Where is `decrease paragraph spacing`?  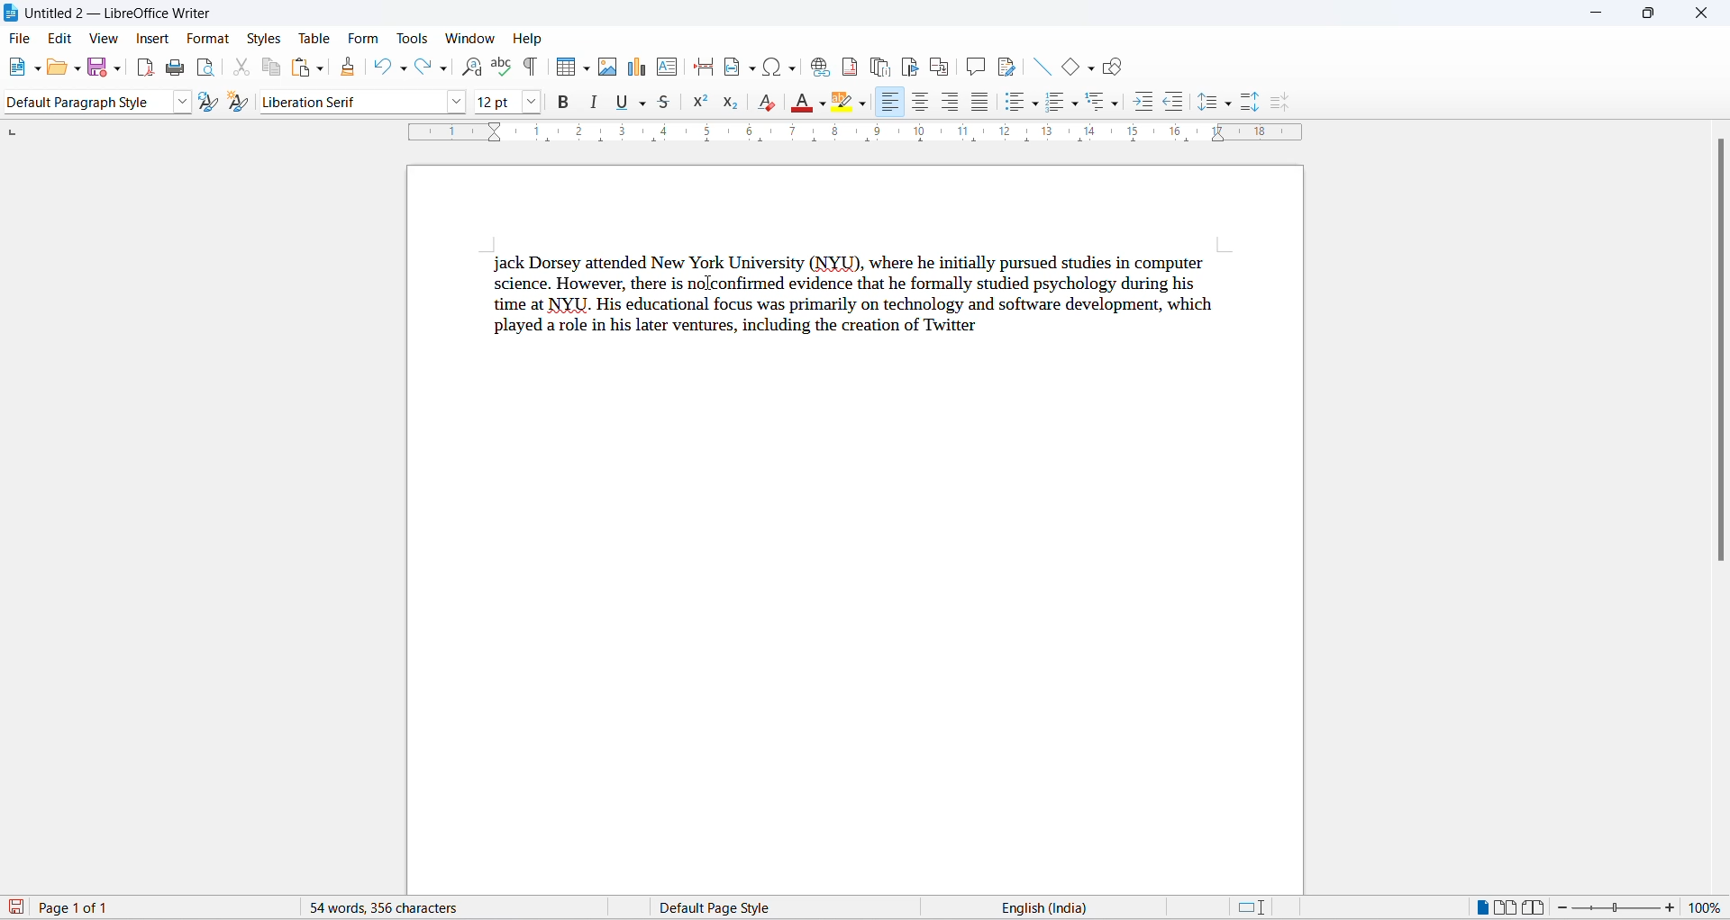
decrease paragraph spacing is located at coordinates (1280, 103).